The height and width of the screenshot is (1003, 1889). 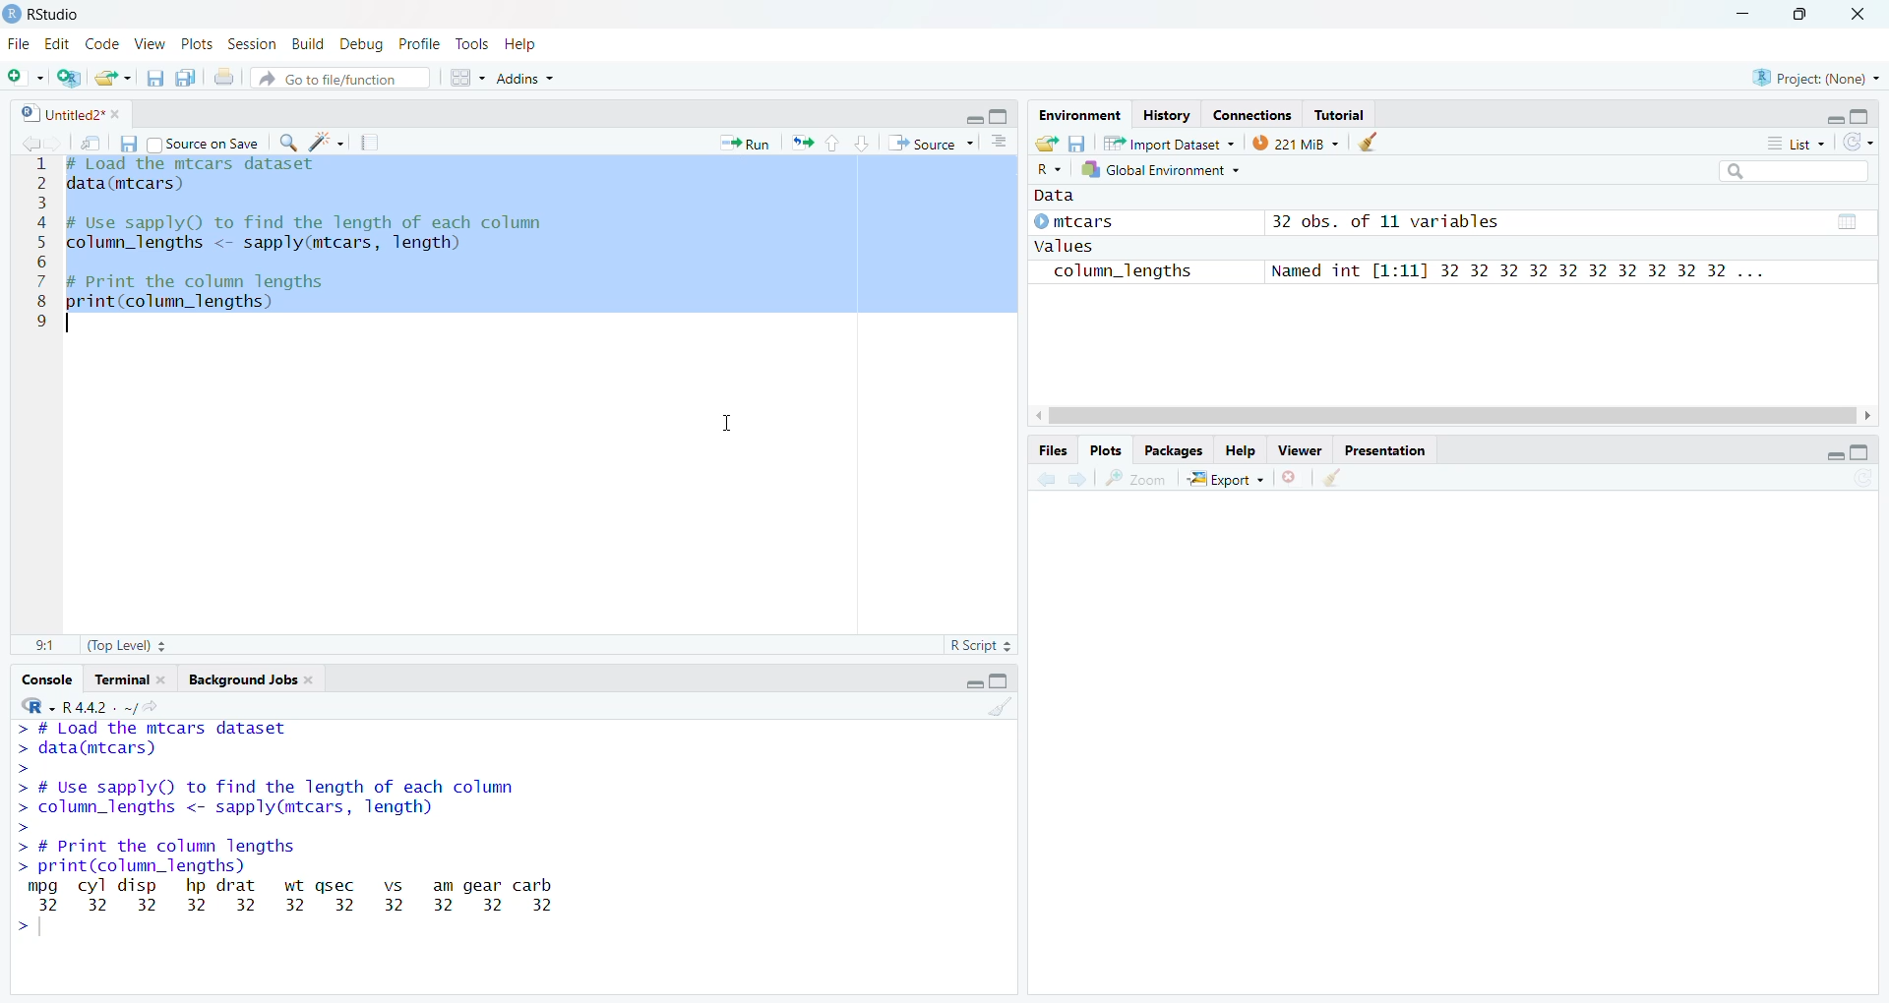 What do you see at coordinates (327, 142) in the screenshot?
I see `Code Tools` at bounding box center [327, 142].